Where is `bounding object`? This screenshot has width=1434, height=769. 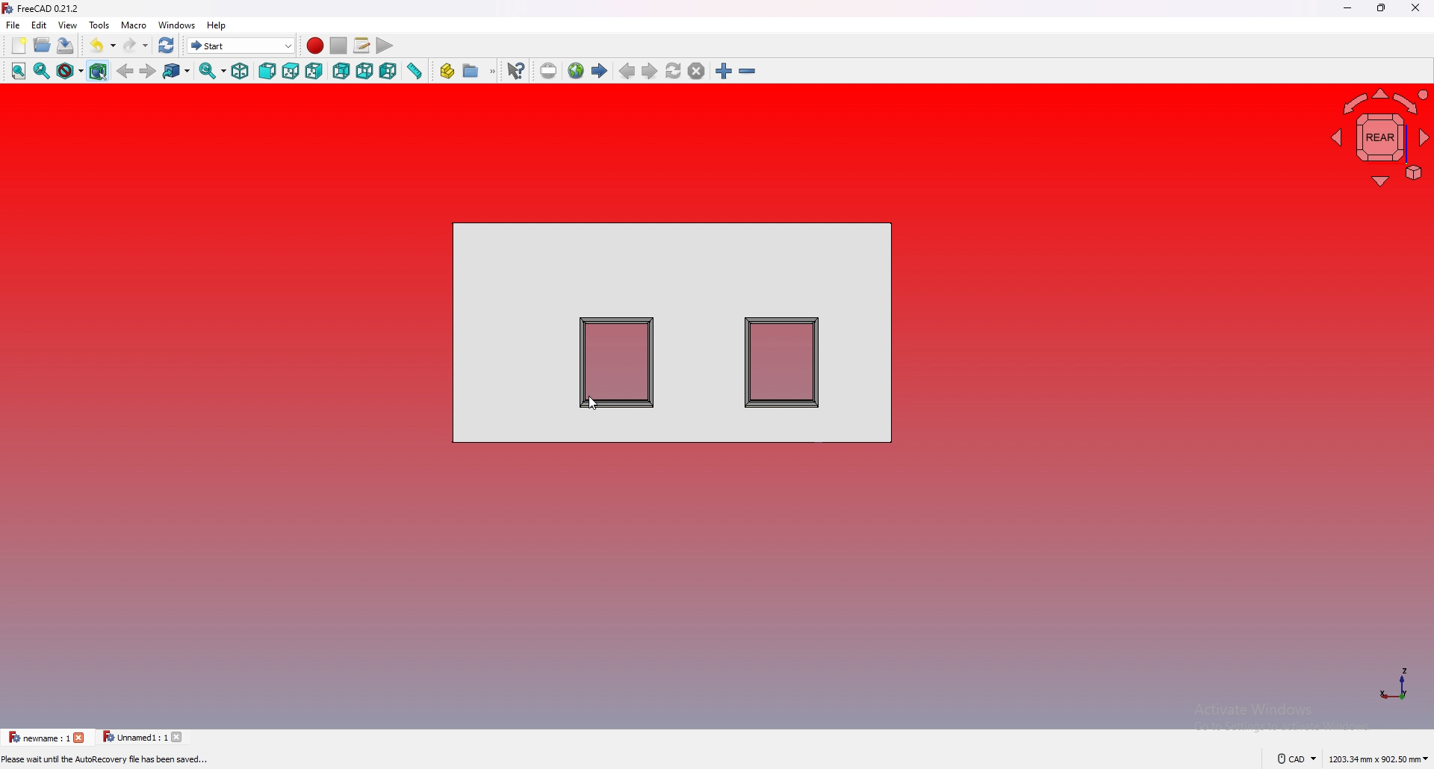 bounding object is located at coordinates (98, 71).